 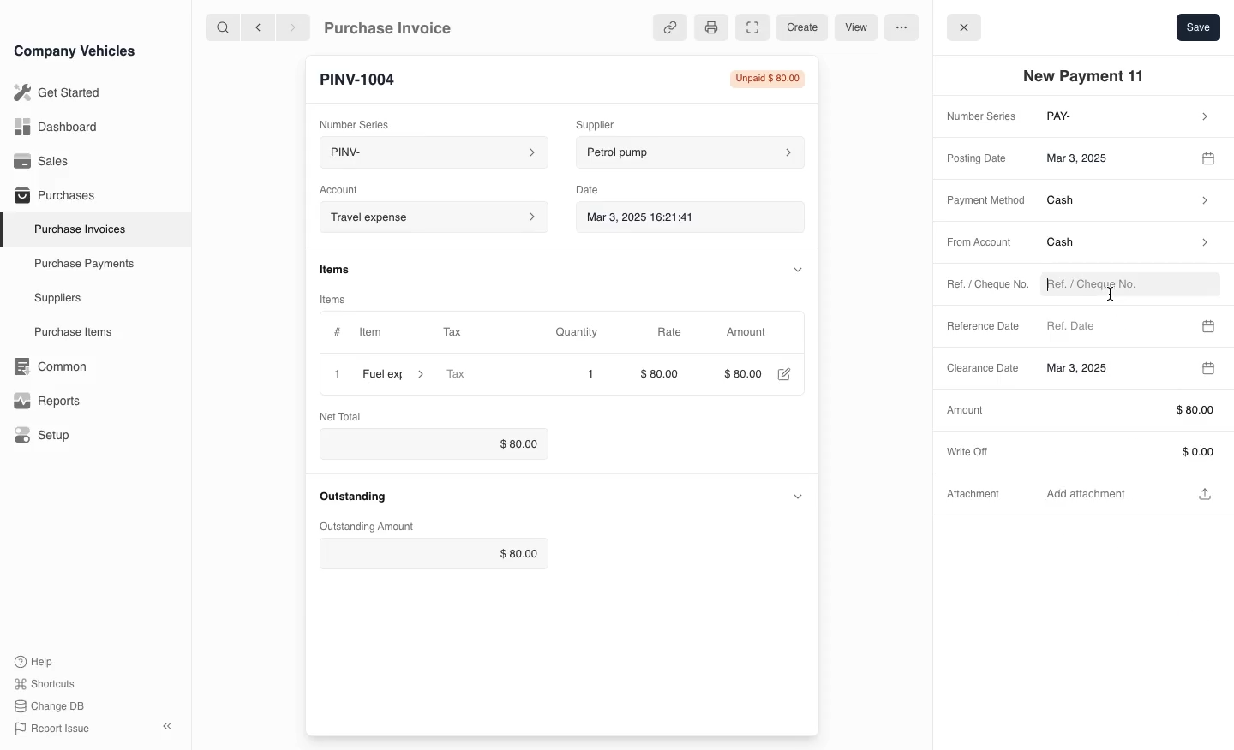 What do you see at coordinates (1209, 324) in the screenshot?
I see `calender` at bounding box center [1209, 324].